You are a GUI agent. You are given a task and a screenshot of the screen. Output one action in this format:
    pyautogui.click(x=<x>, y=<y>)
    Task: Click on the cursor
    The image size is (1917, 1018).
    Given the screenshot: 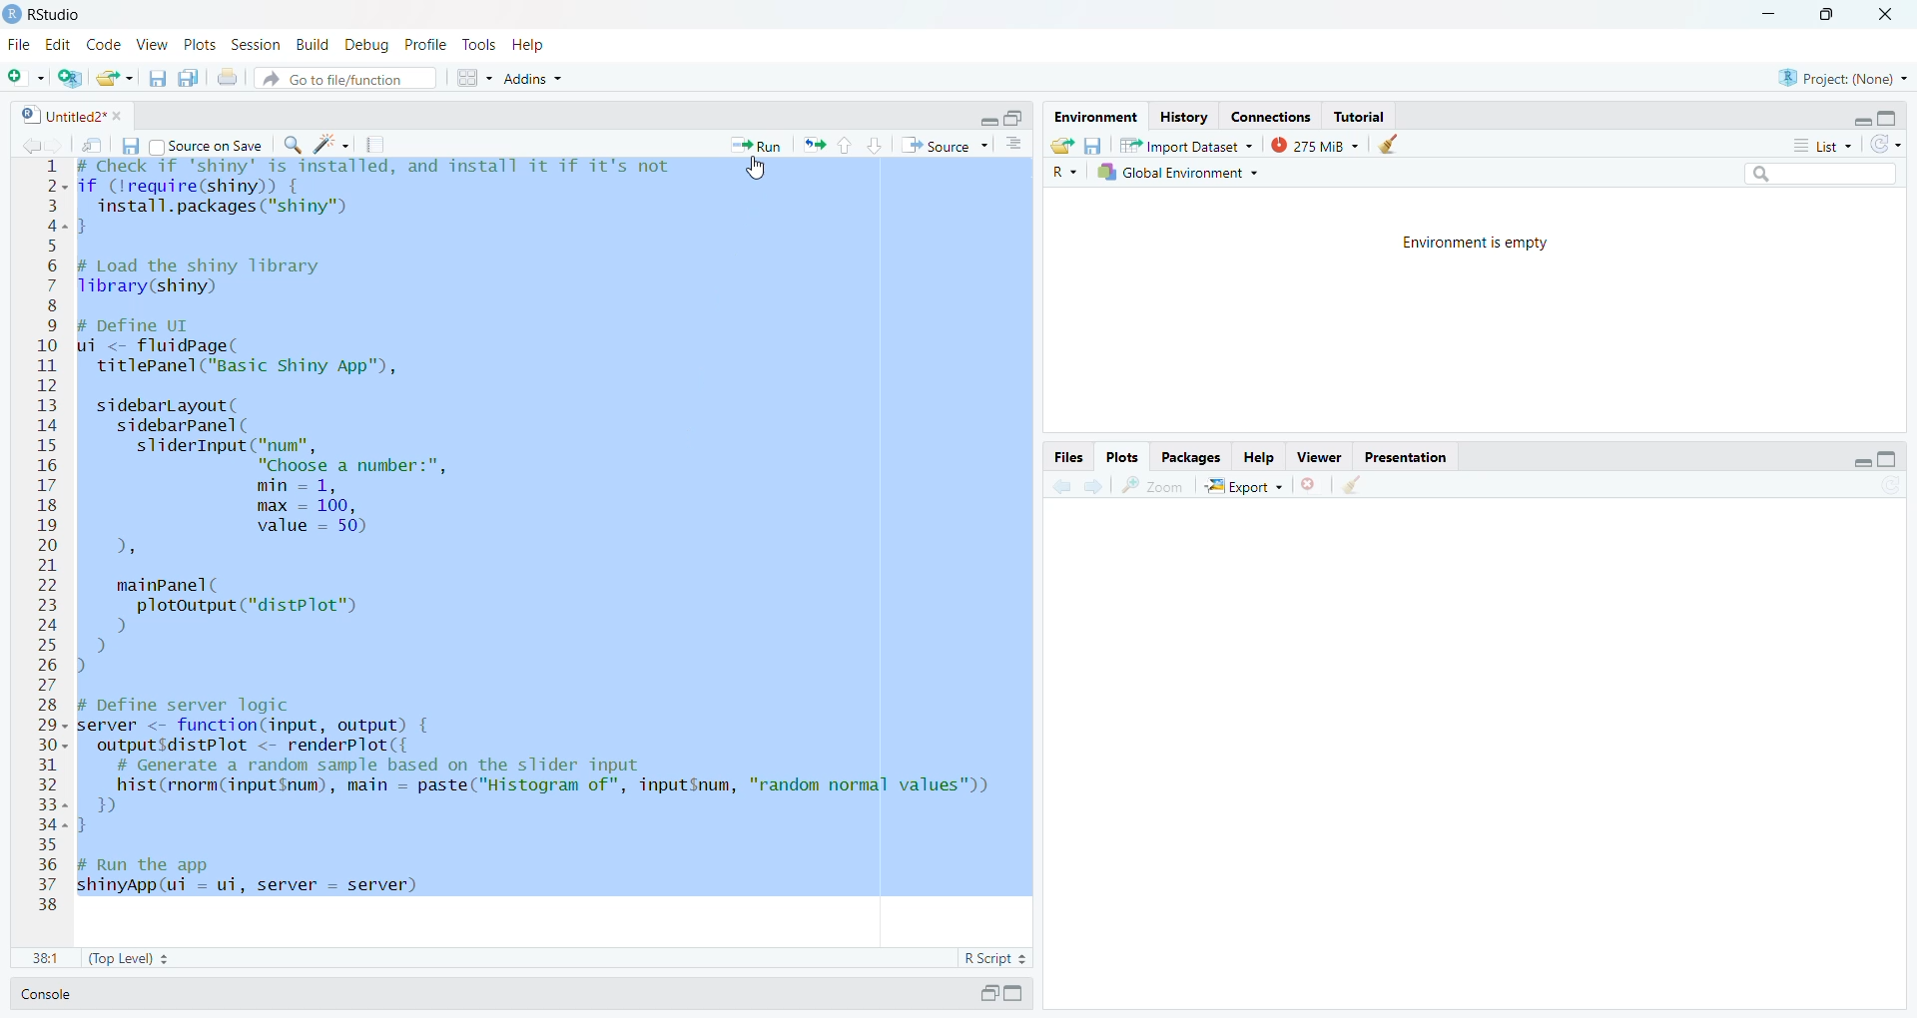 What is the action you would take?
    pyautogui.click(x=754, y=168)
    